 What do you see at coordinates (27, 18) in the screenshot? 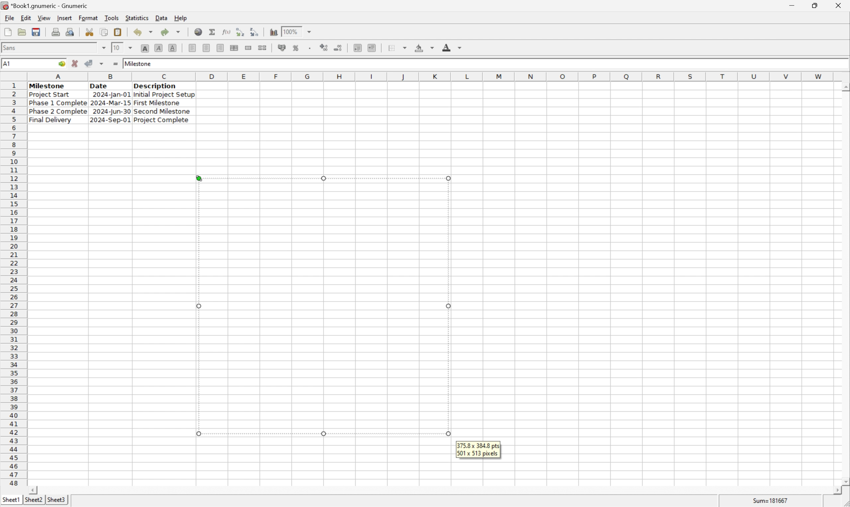
I see `edit` at bounding box center [27, 18].